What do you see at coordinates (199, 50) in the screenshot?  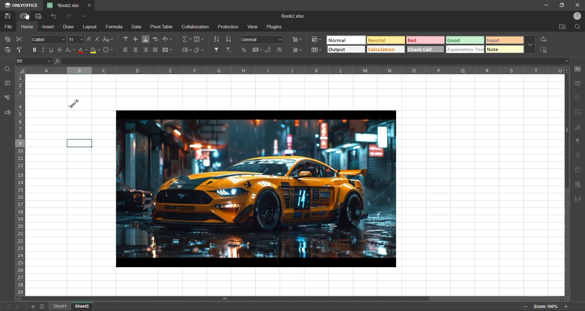 I see `clear` at bounding box center [199, 50].